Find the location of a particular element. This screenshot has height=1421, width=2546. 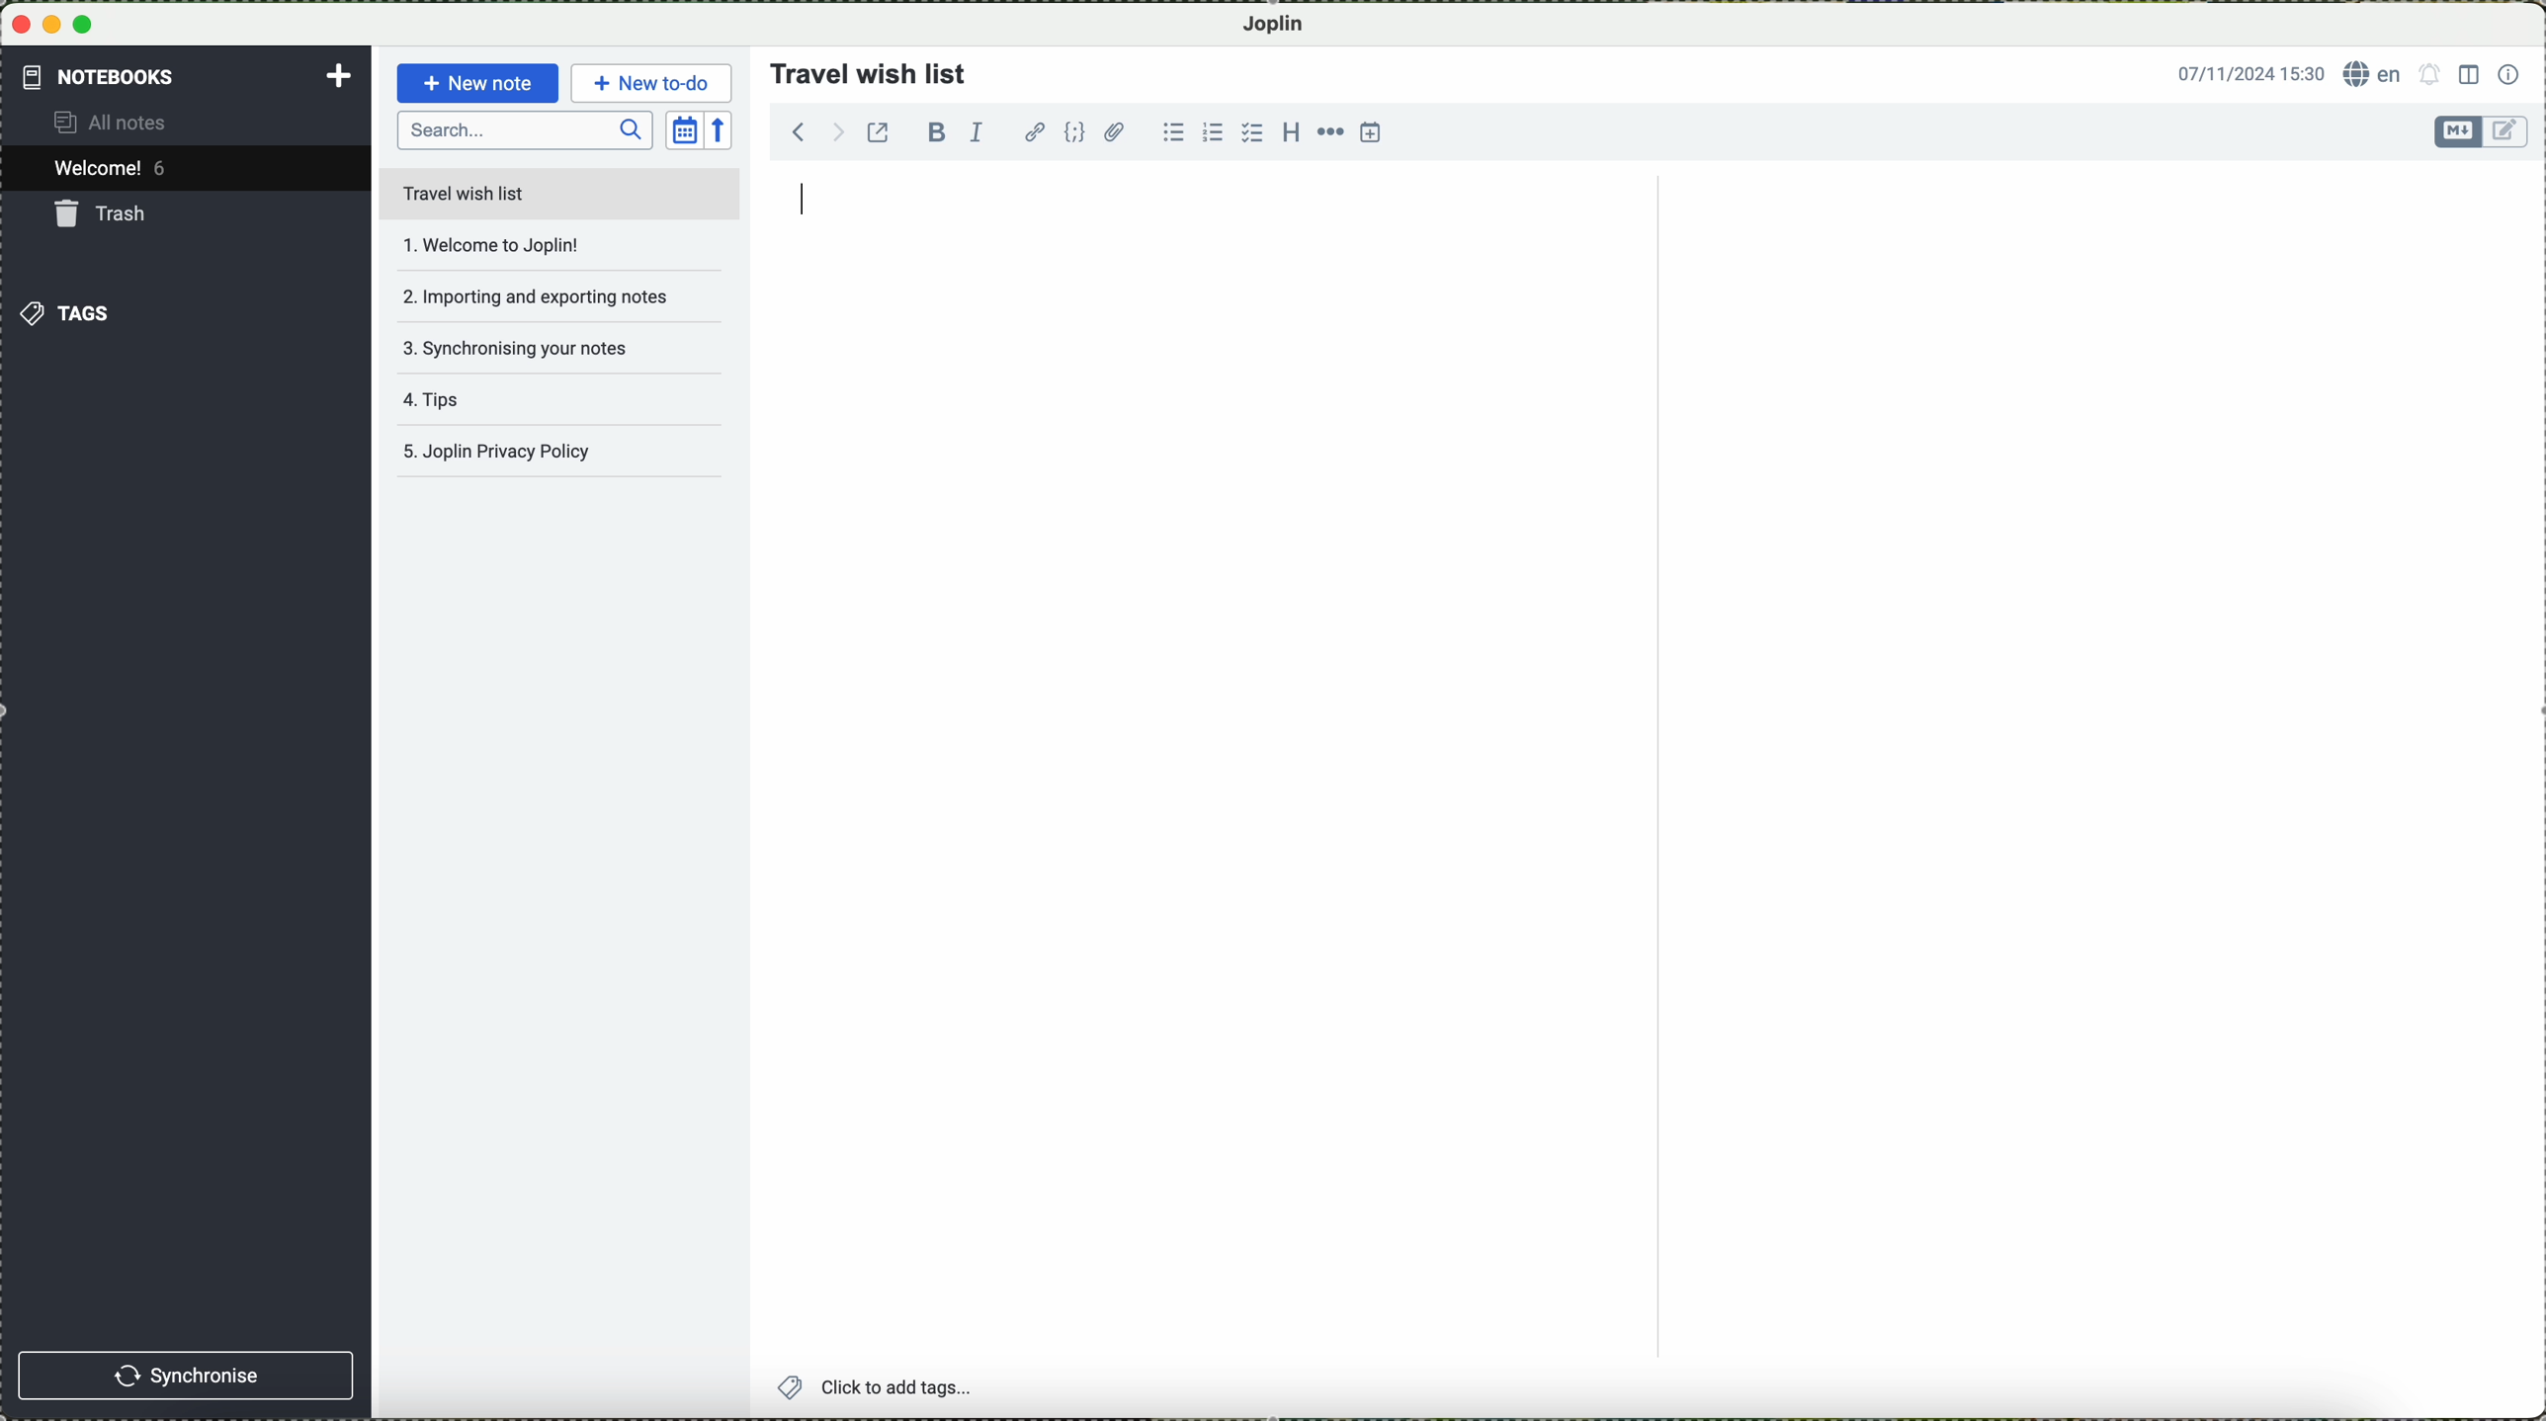

reverse sort order is located at coordinates (723, 128).